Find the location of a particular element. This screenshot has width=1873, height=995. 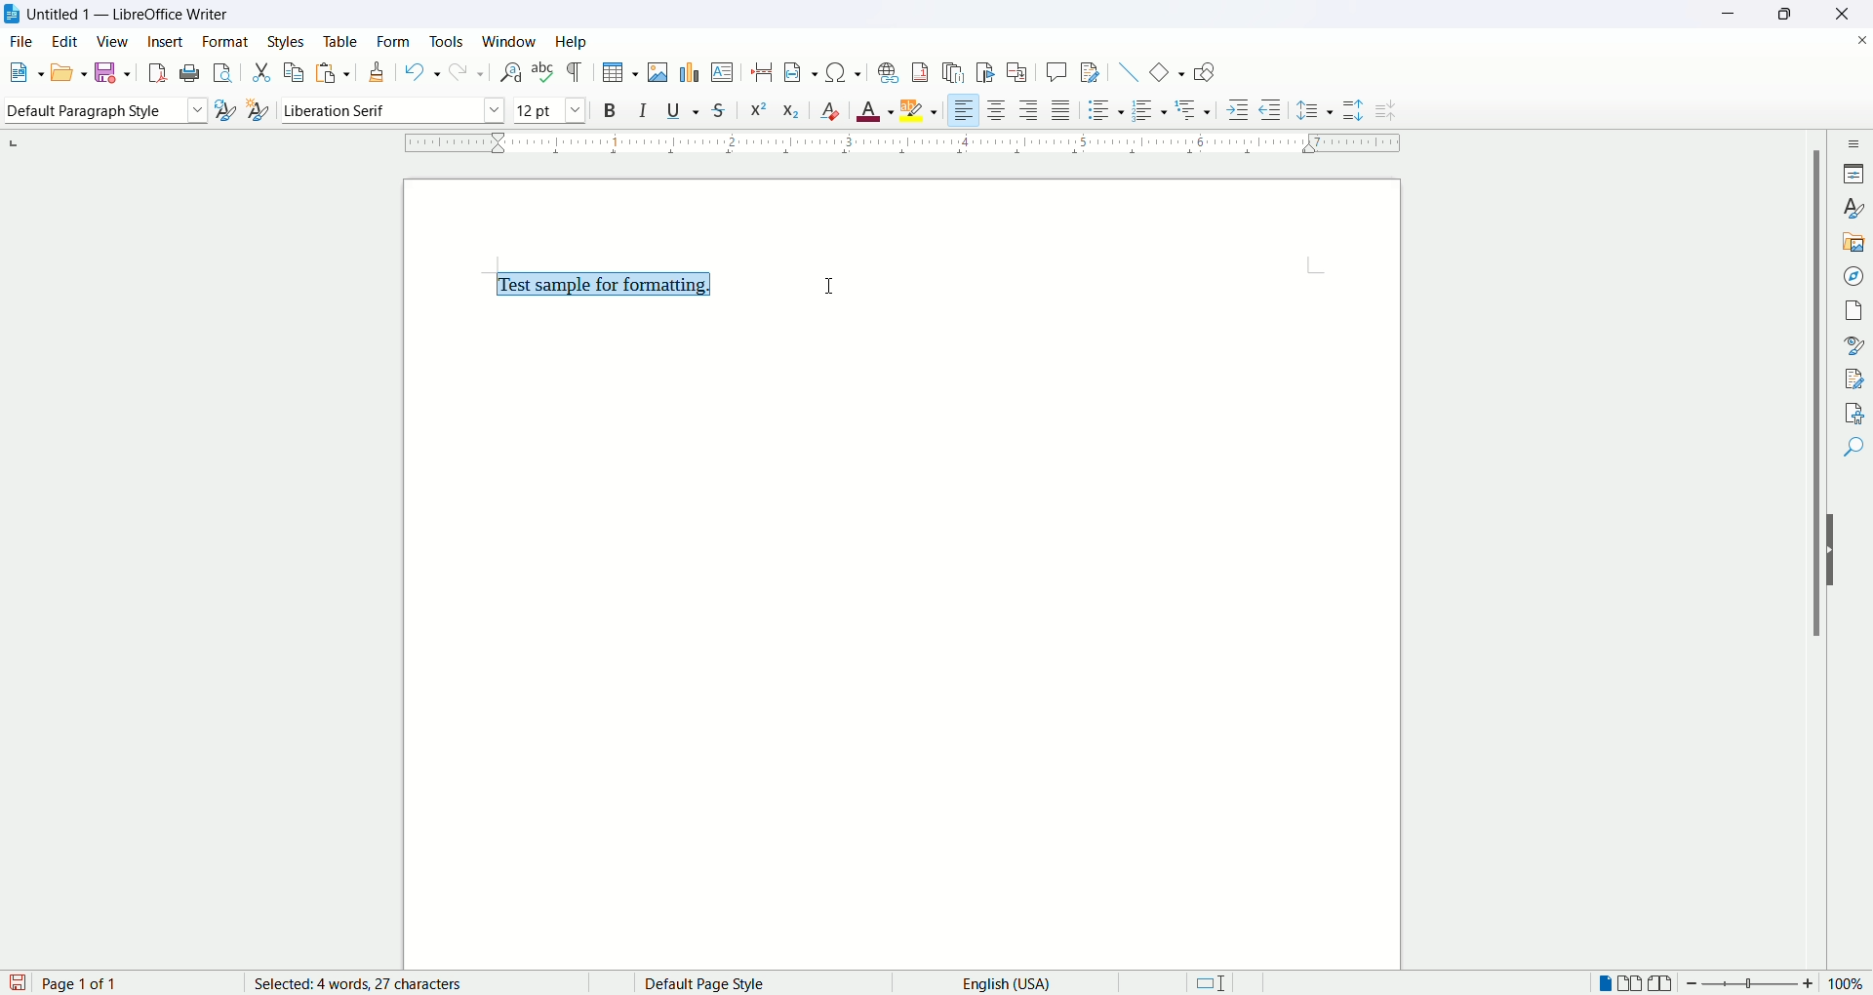

cursor is located at coordinates (827, 287).